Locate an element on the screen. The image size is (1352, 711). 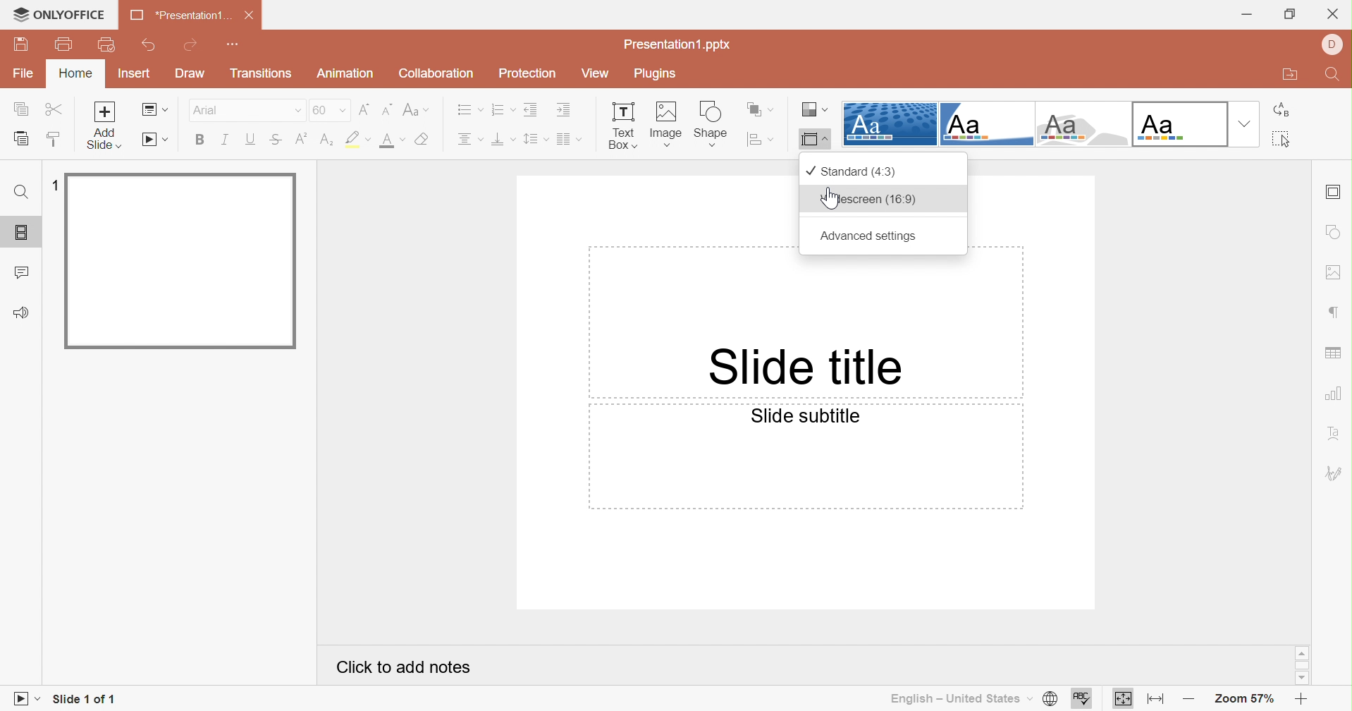
Quick print is located at coordinates (106, 43).